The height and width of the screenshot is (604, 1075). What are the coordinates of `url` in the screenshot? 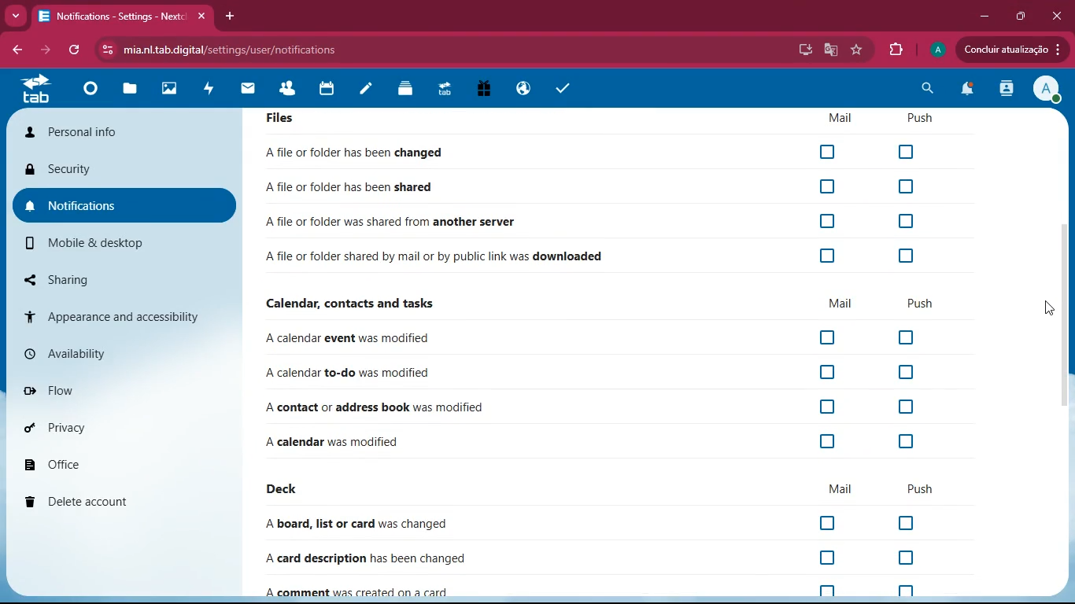 It's located at (264, 50).